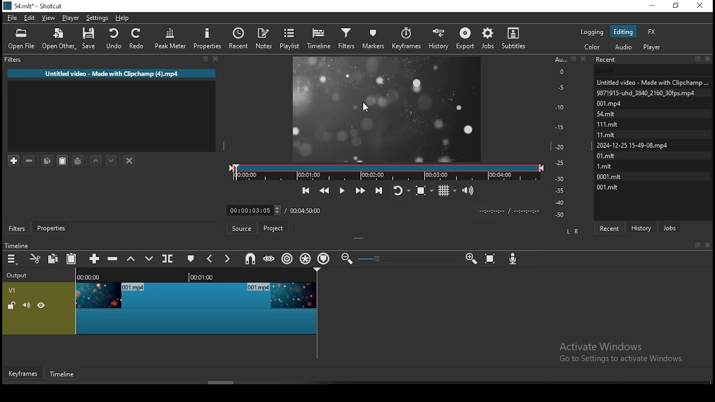 The height and width of the screenshot is (402, 715). I want to click on snap, so click(251, 258).